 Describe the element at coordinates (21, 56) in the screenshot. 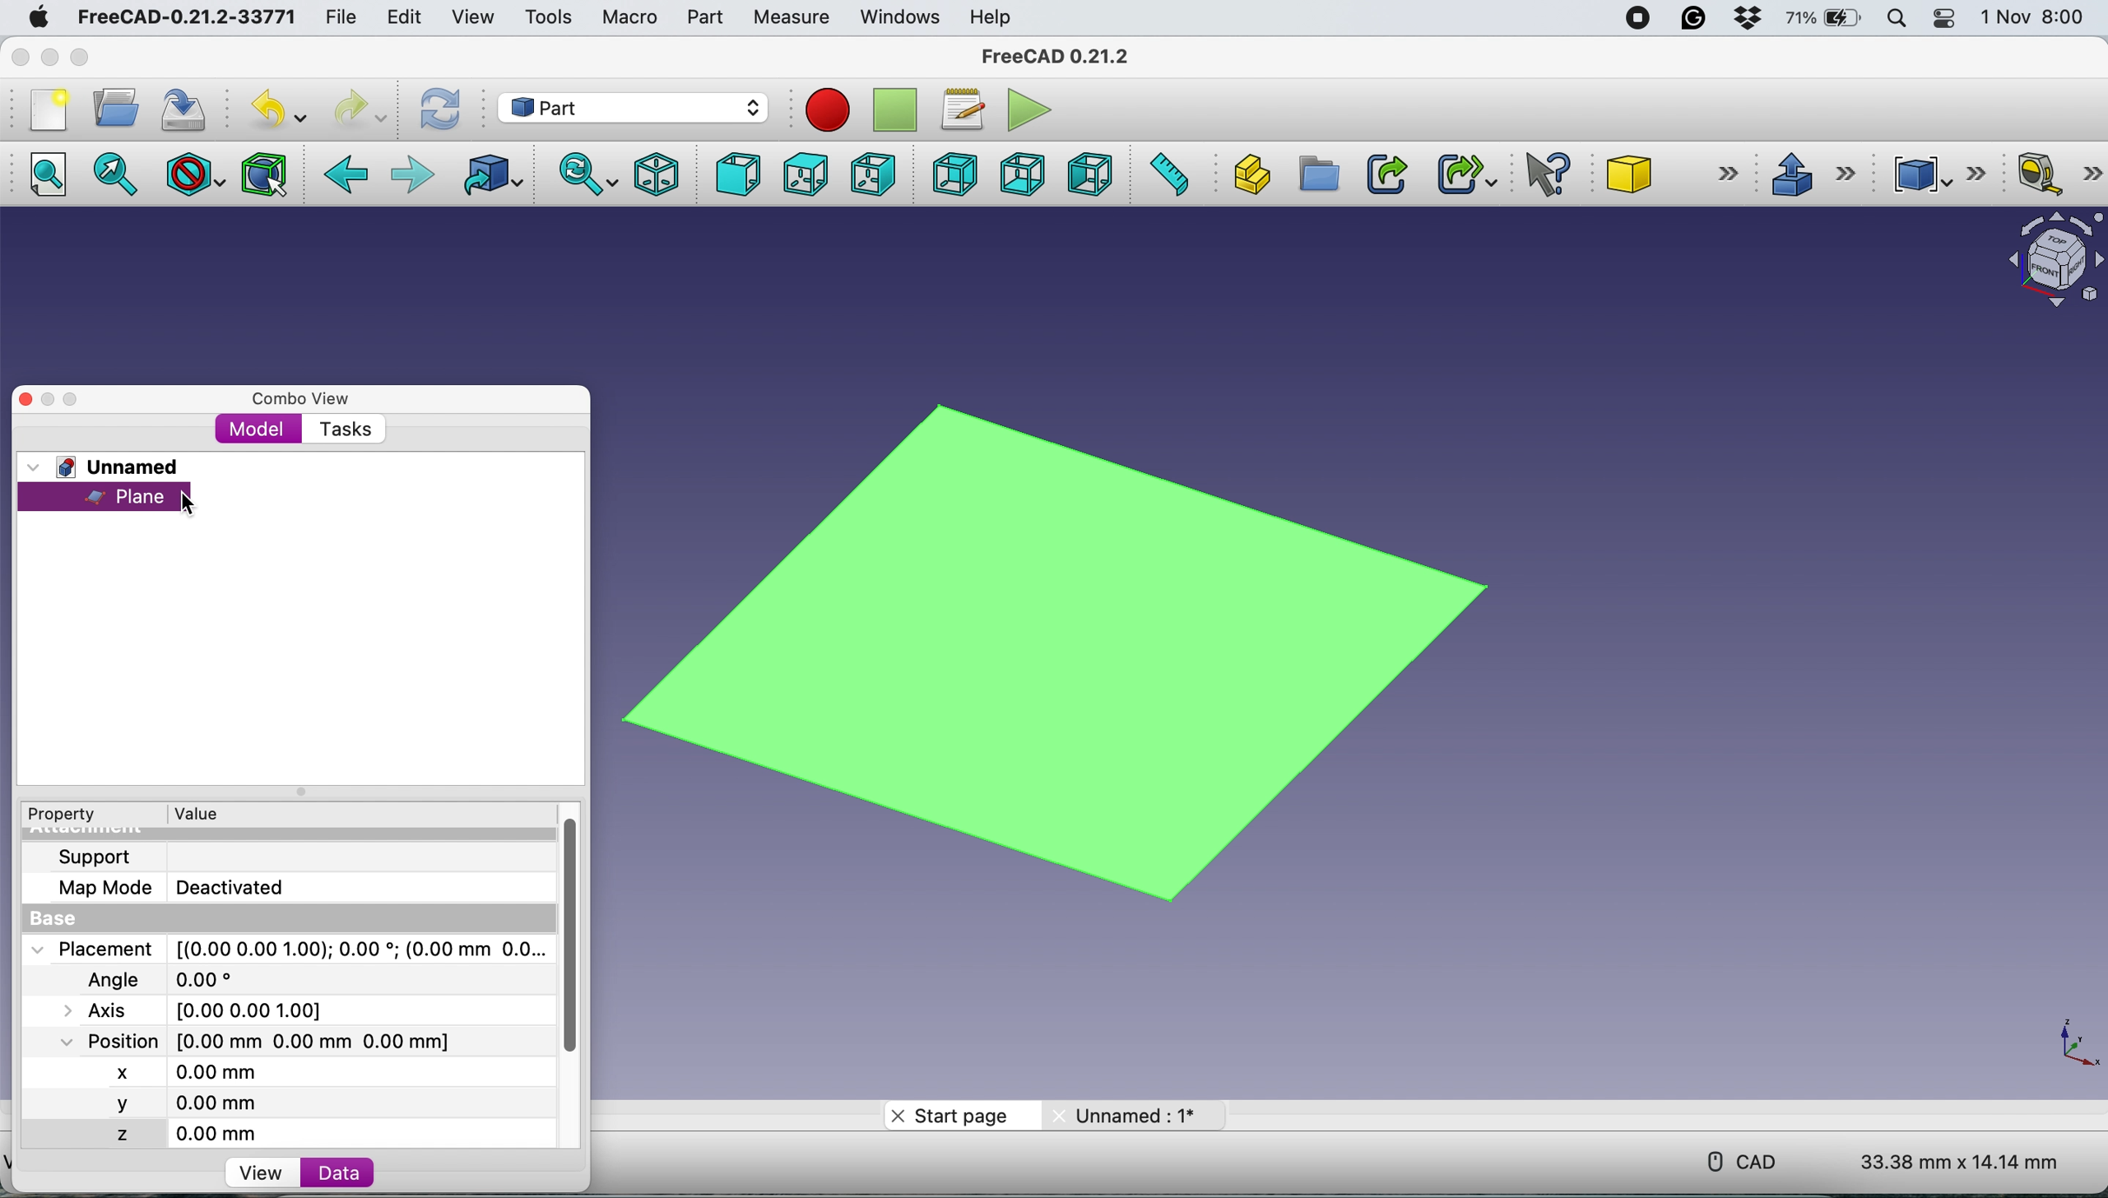

I see `close` at that location.